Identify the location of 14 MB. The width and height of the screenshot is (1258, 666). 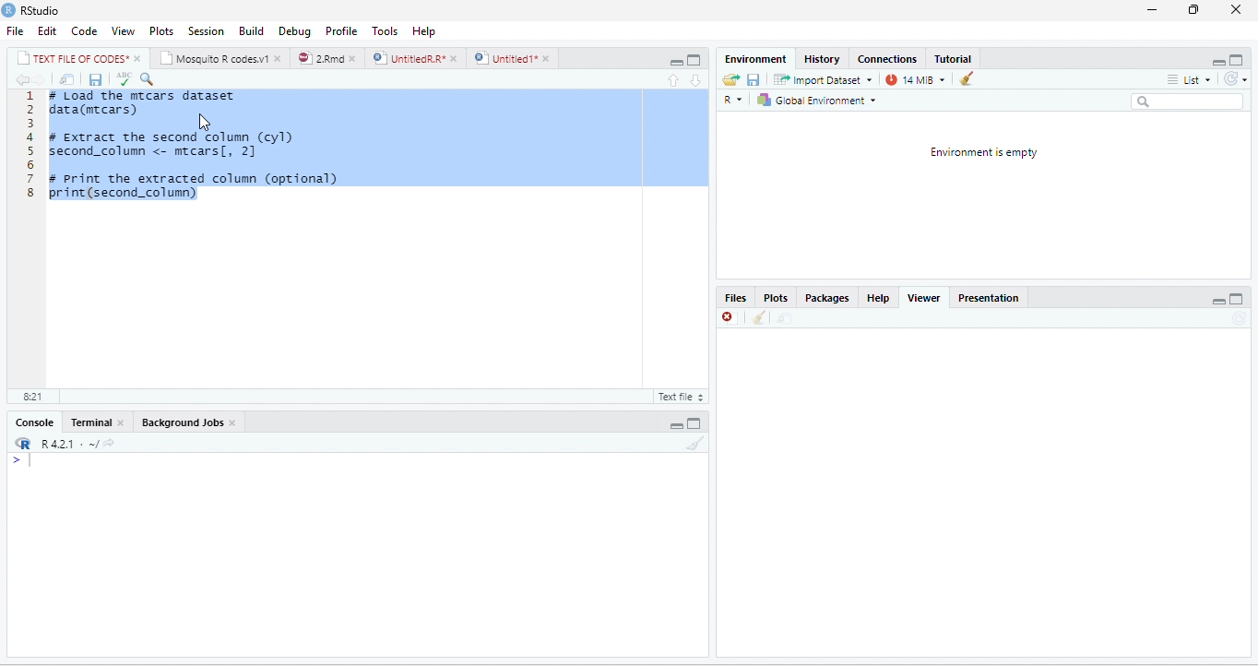
(916, 79).